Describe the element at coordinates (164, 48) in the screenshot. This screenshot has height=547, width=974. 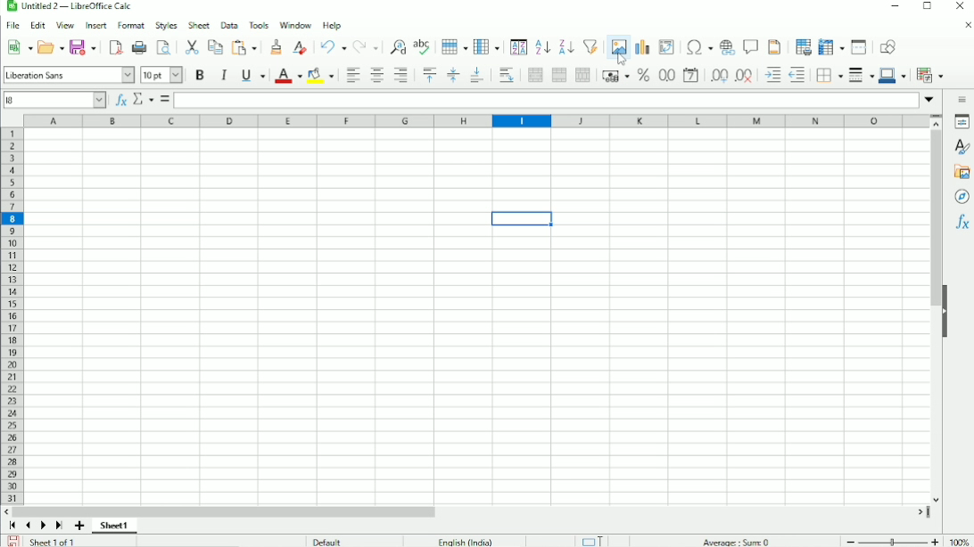
I see `Toggle print preview` at that location.